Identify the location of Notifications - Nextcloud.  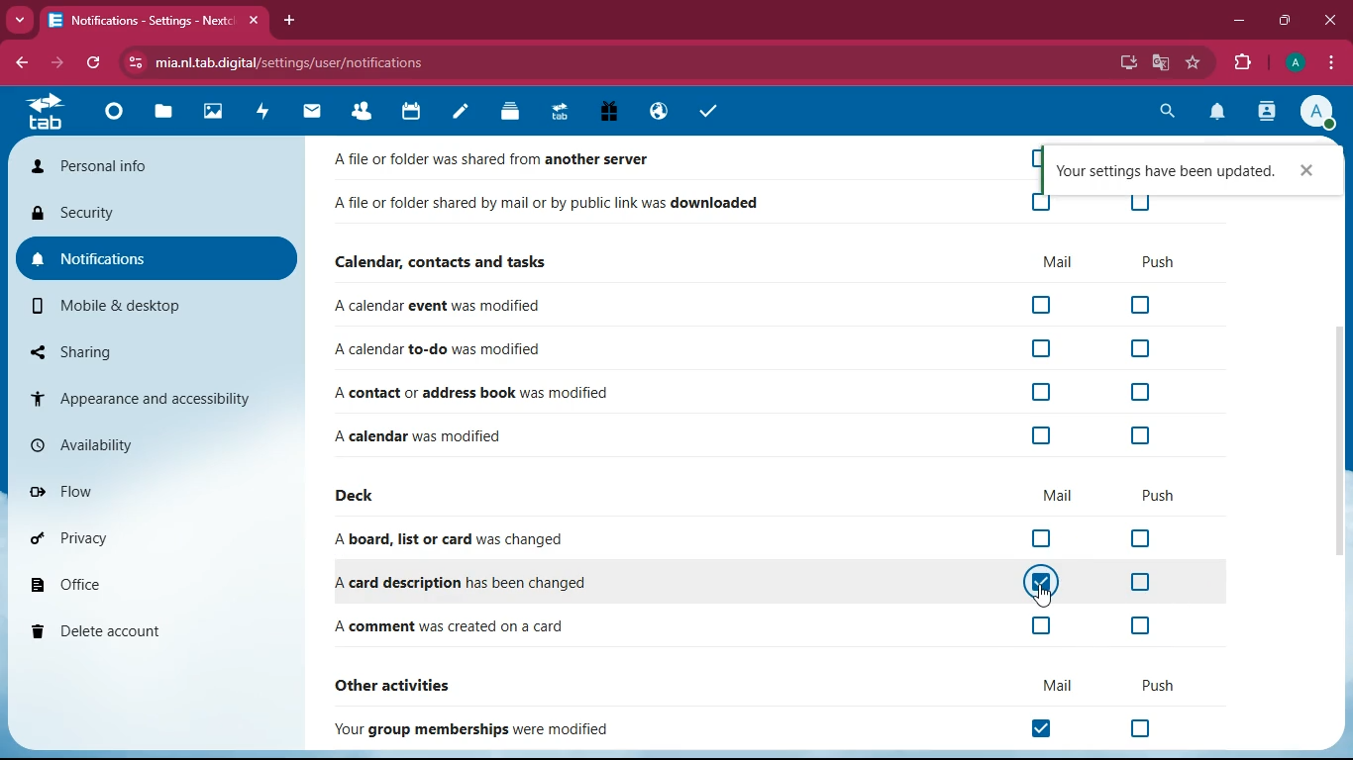
(137, 21).